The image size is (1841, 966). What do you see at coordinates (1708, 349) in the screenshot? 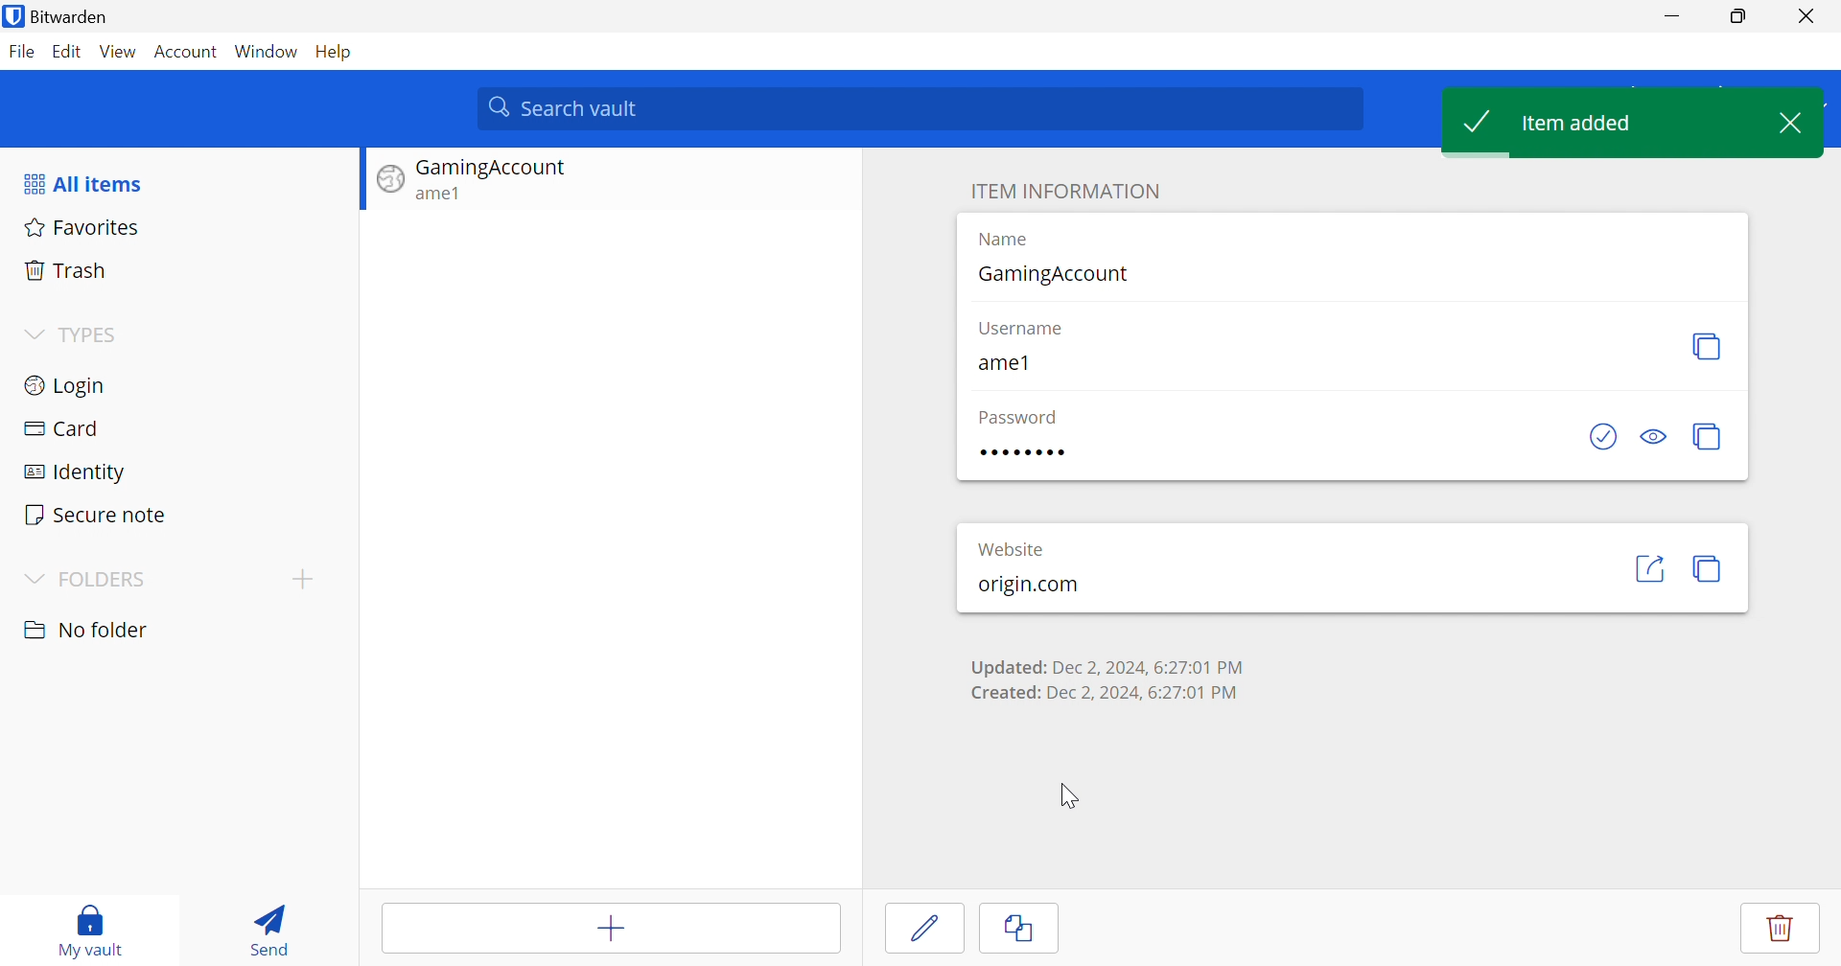
I see `Copy username` at bounding box center [1708, 349].